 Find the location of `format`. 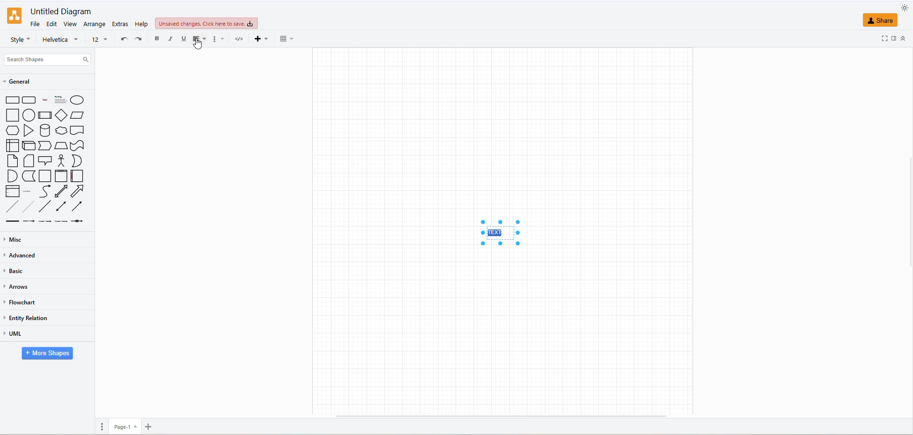

format is located at coordinates (218, 40).